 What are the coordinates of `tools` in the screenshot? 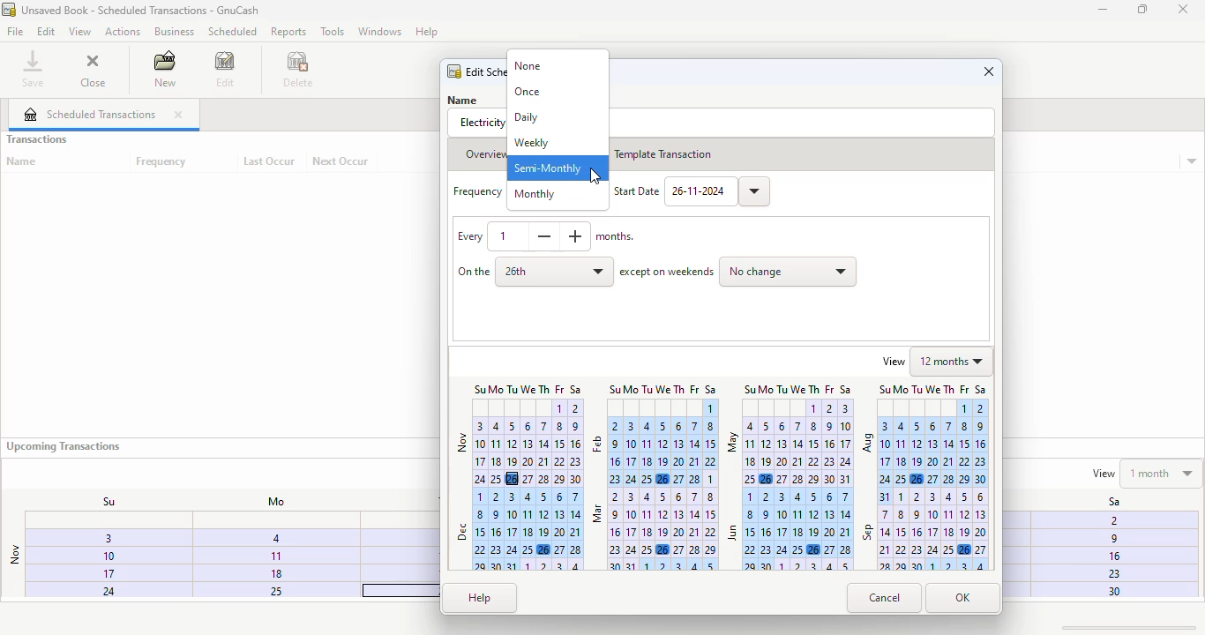 It's located at (333, 31).